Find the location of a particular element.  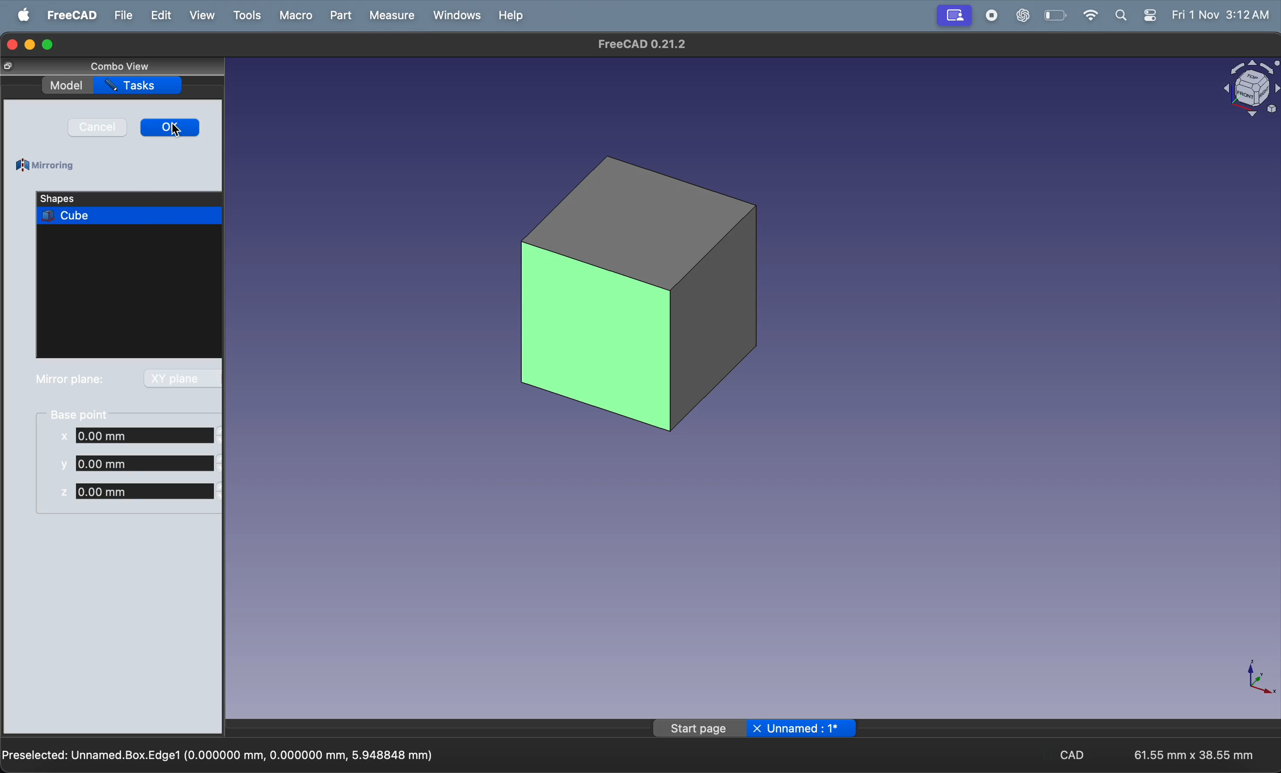

part is located at coordinates (341, 16).